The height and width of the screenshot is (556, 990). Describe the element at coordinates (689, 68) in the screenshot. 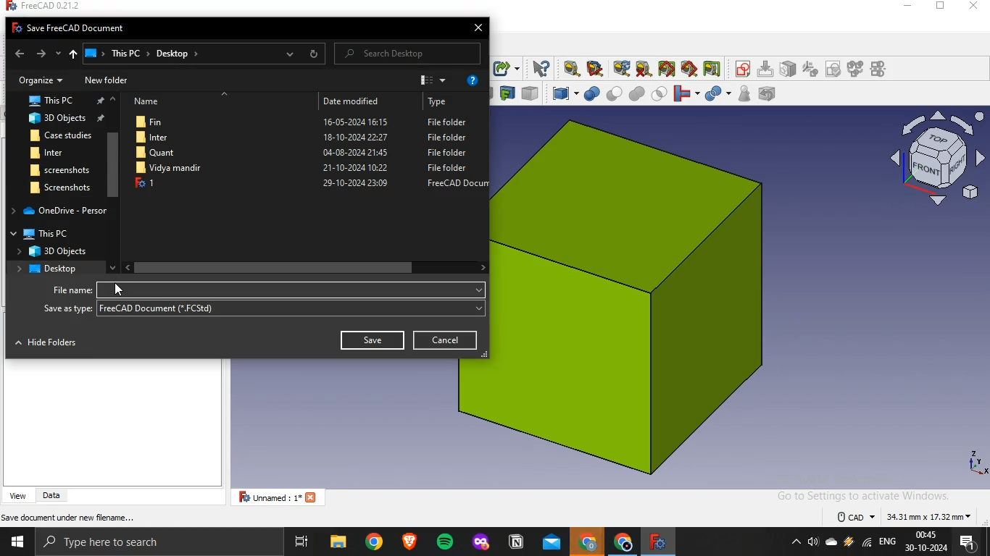

I see `toggle 3d` at that location.